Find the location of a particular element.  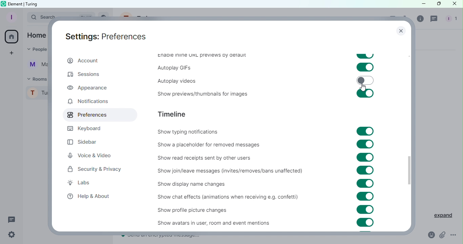

Toggle is located at coordinates (365, 144).